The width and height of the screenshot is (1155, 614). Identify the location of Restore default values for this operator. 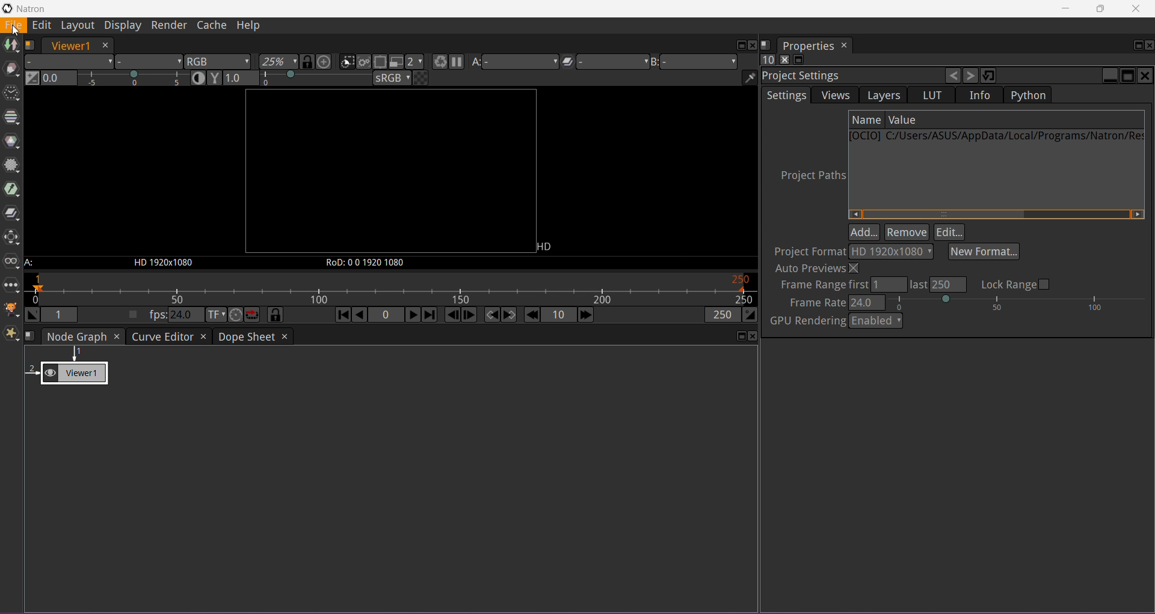
(990, 74).